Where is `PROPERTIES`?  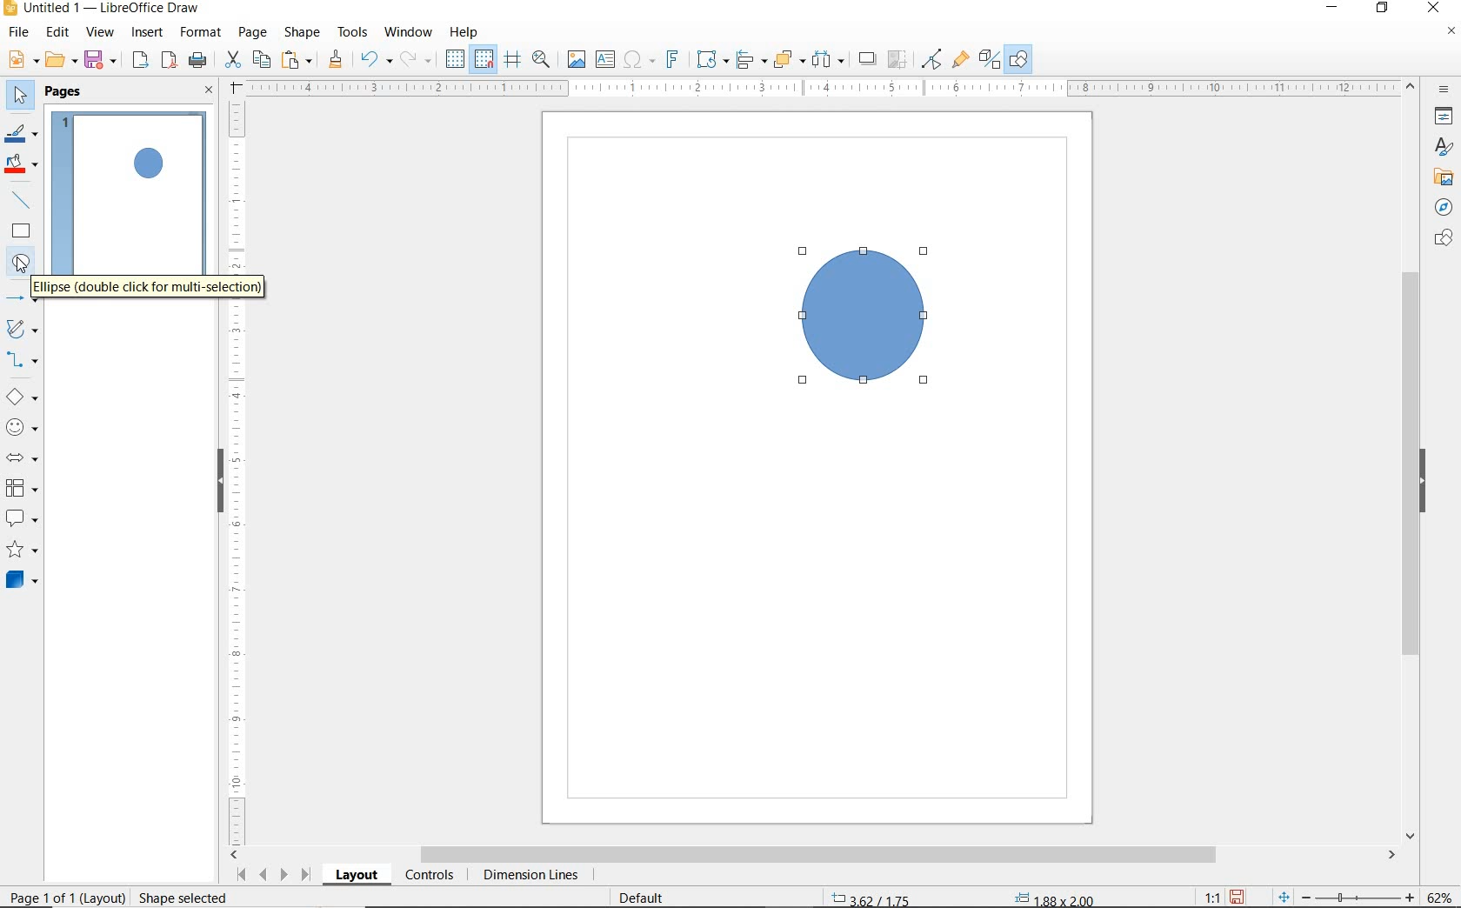 PROPERTIES is located at coordinates (1446, 119).